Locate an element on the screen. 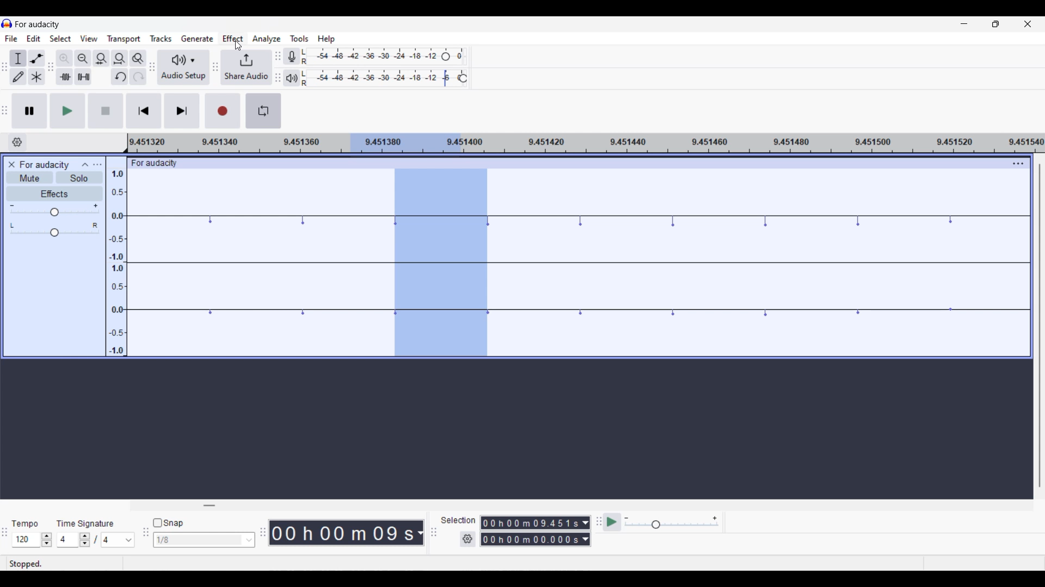  Silence audio selection is located at coordinates (84, 77).